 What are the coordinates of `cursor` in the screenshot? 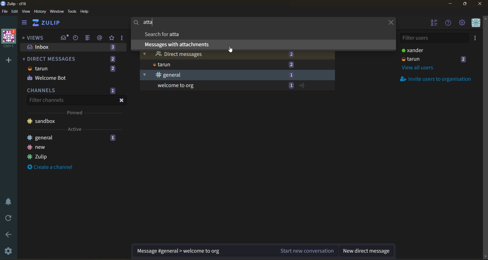 It's located at (231, 49).